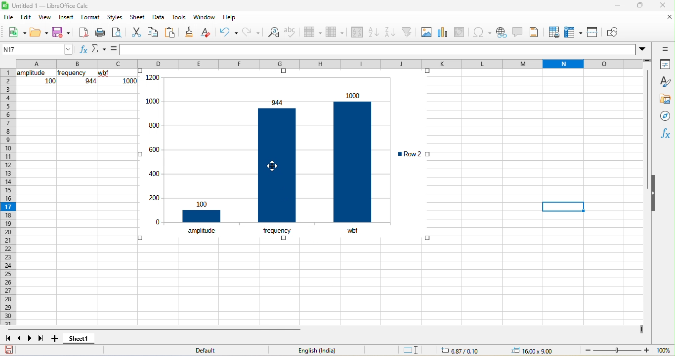 Image resolution: width=675 pixels, height=356 pixels. Describe the element at coordinates (461, 32) in the screenshot. I see `edit pivot table` at that location.